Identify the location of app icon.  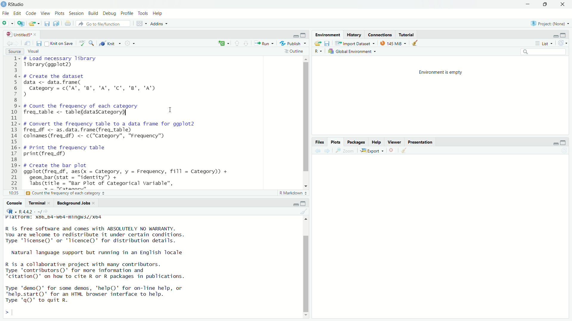
(4, 4).